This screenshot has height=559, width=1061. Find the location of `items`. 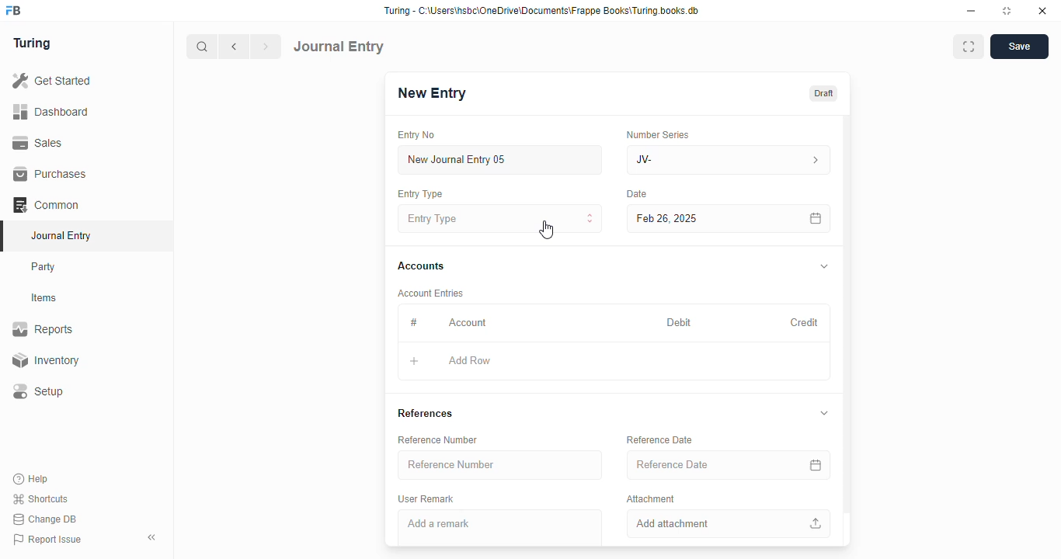

items is located at coordinates (46, 298).